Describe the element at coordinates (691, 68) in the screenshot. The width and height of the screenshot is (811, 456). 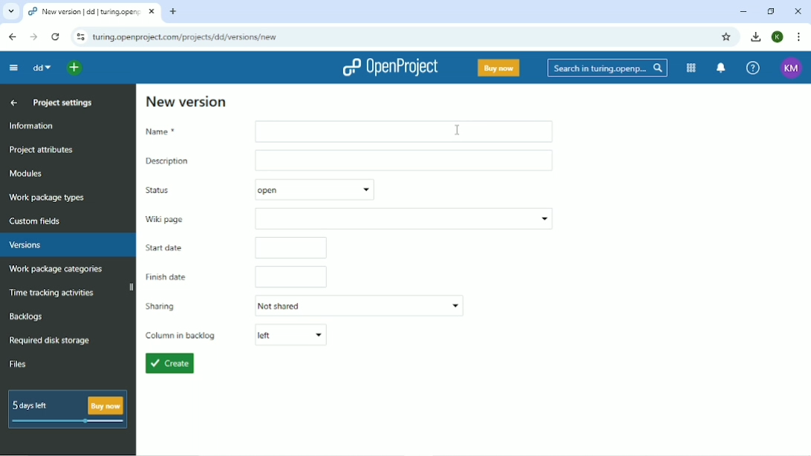
I see `Modules` at that location.